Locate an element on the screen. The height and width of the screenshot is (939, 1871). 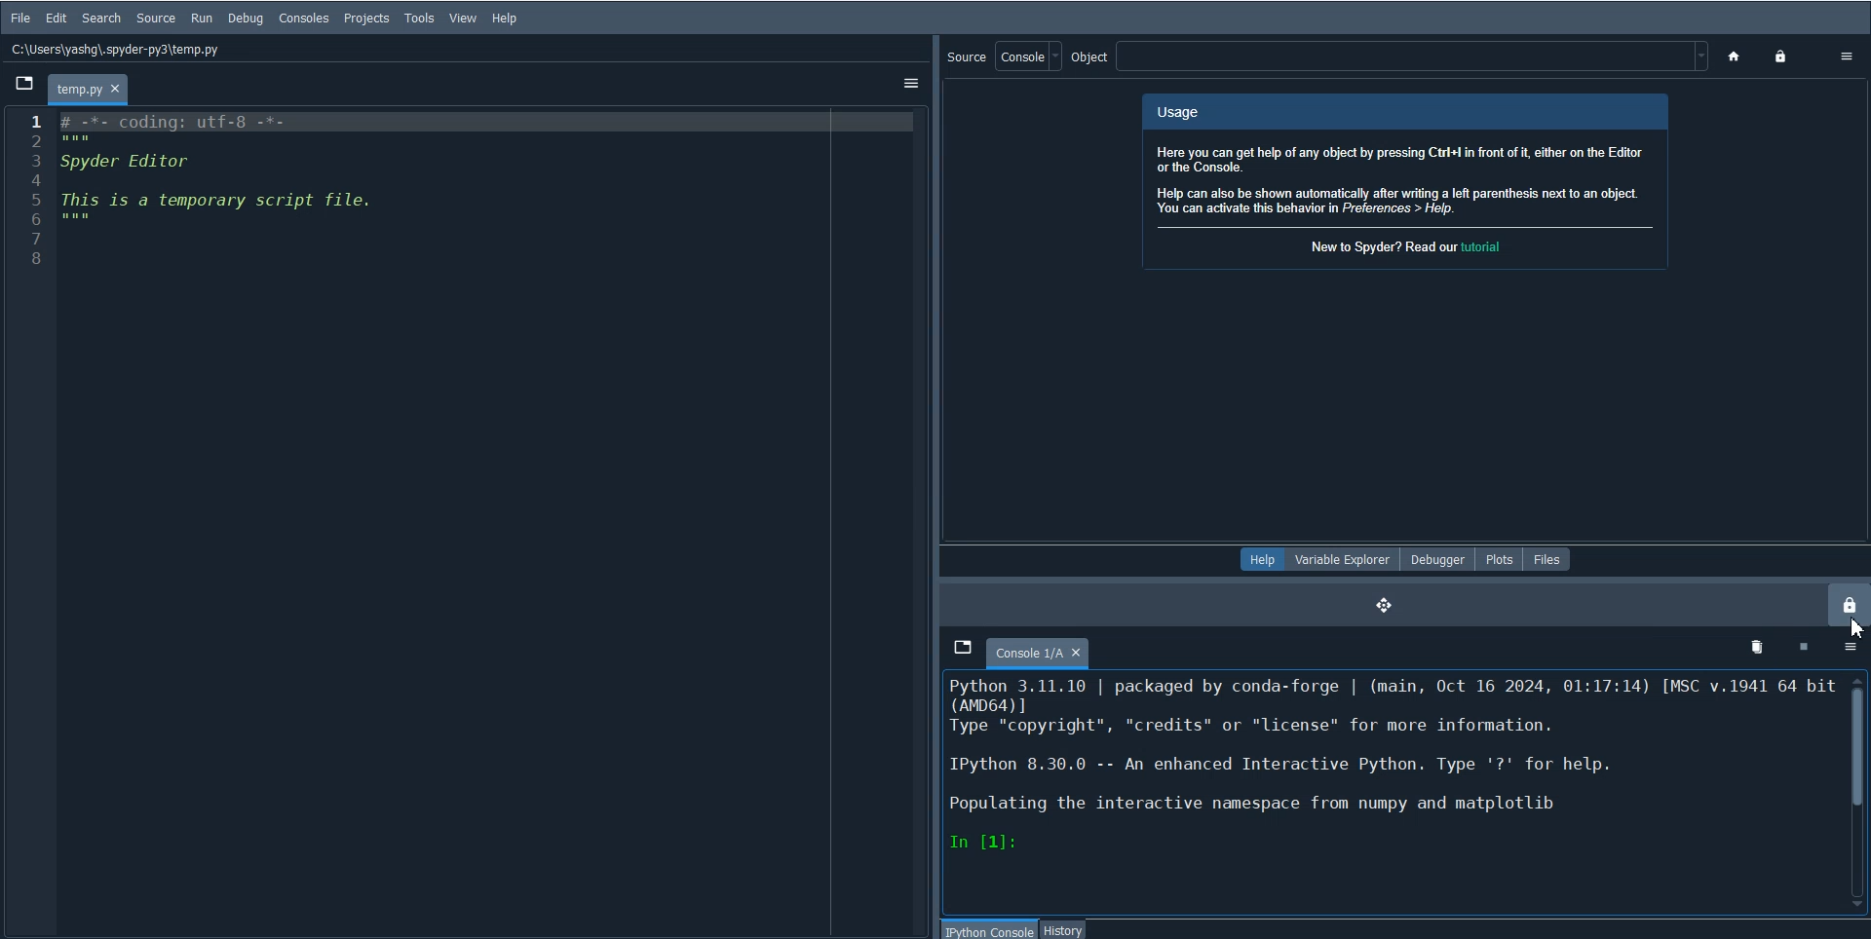
Lock is located at coordinates (1784, 57).